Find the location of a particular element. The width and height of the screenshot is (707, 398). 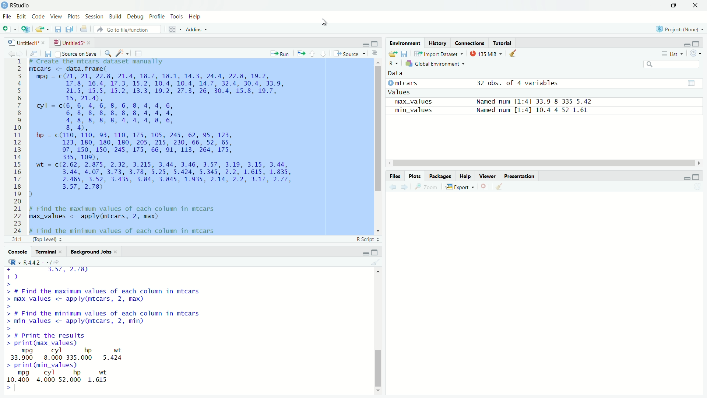

scroll bar is located at coordinates (375, 331).